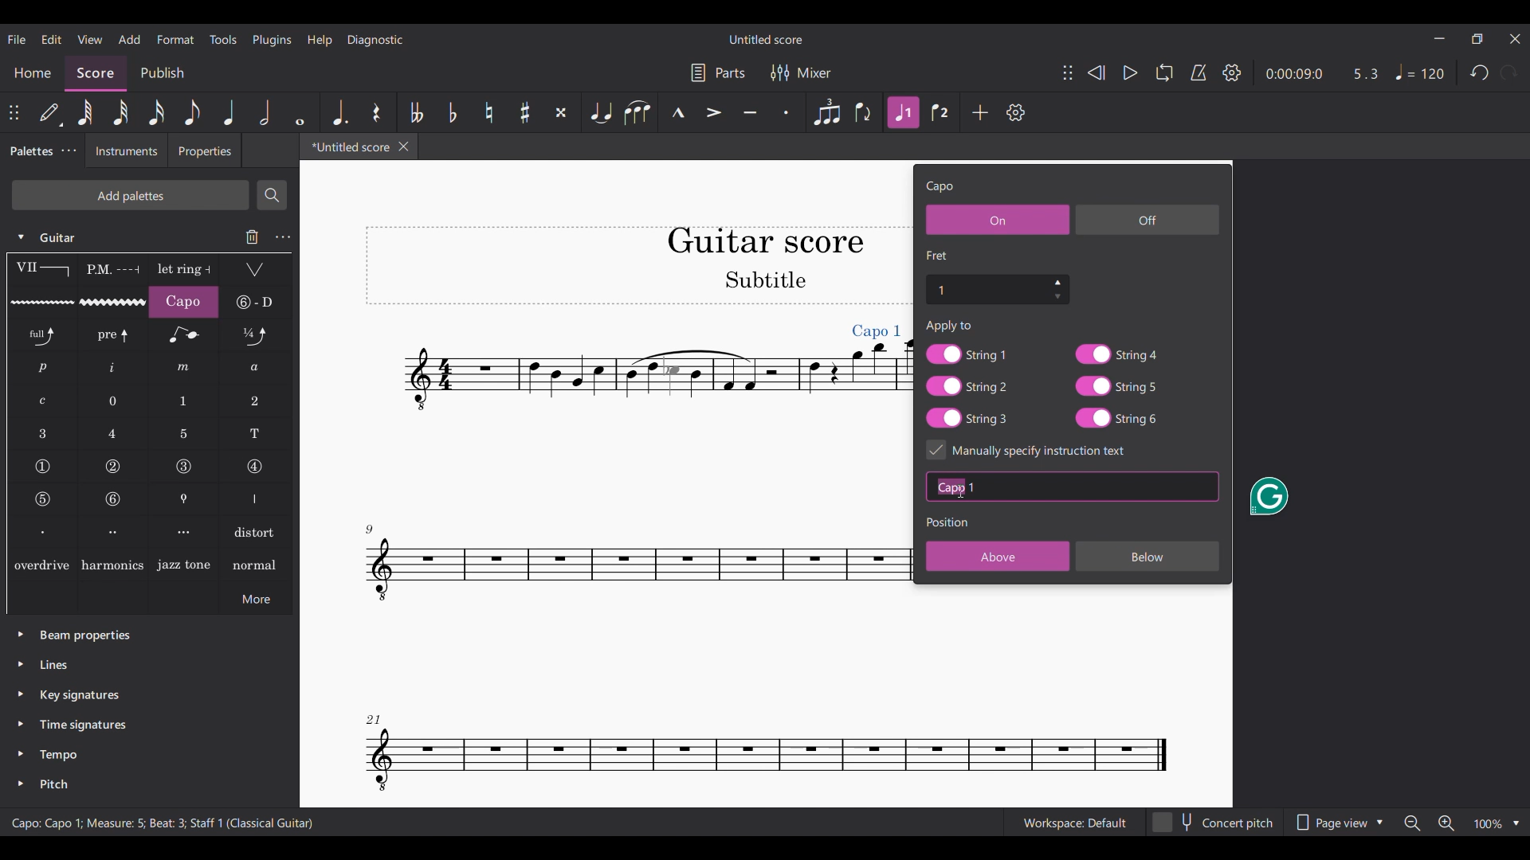 This screenshot has width=1530, height=860. Describe the element at coordinates (42, 433) in the screenshot. I see `LH guitar fingering 3` at that location.